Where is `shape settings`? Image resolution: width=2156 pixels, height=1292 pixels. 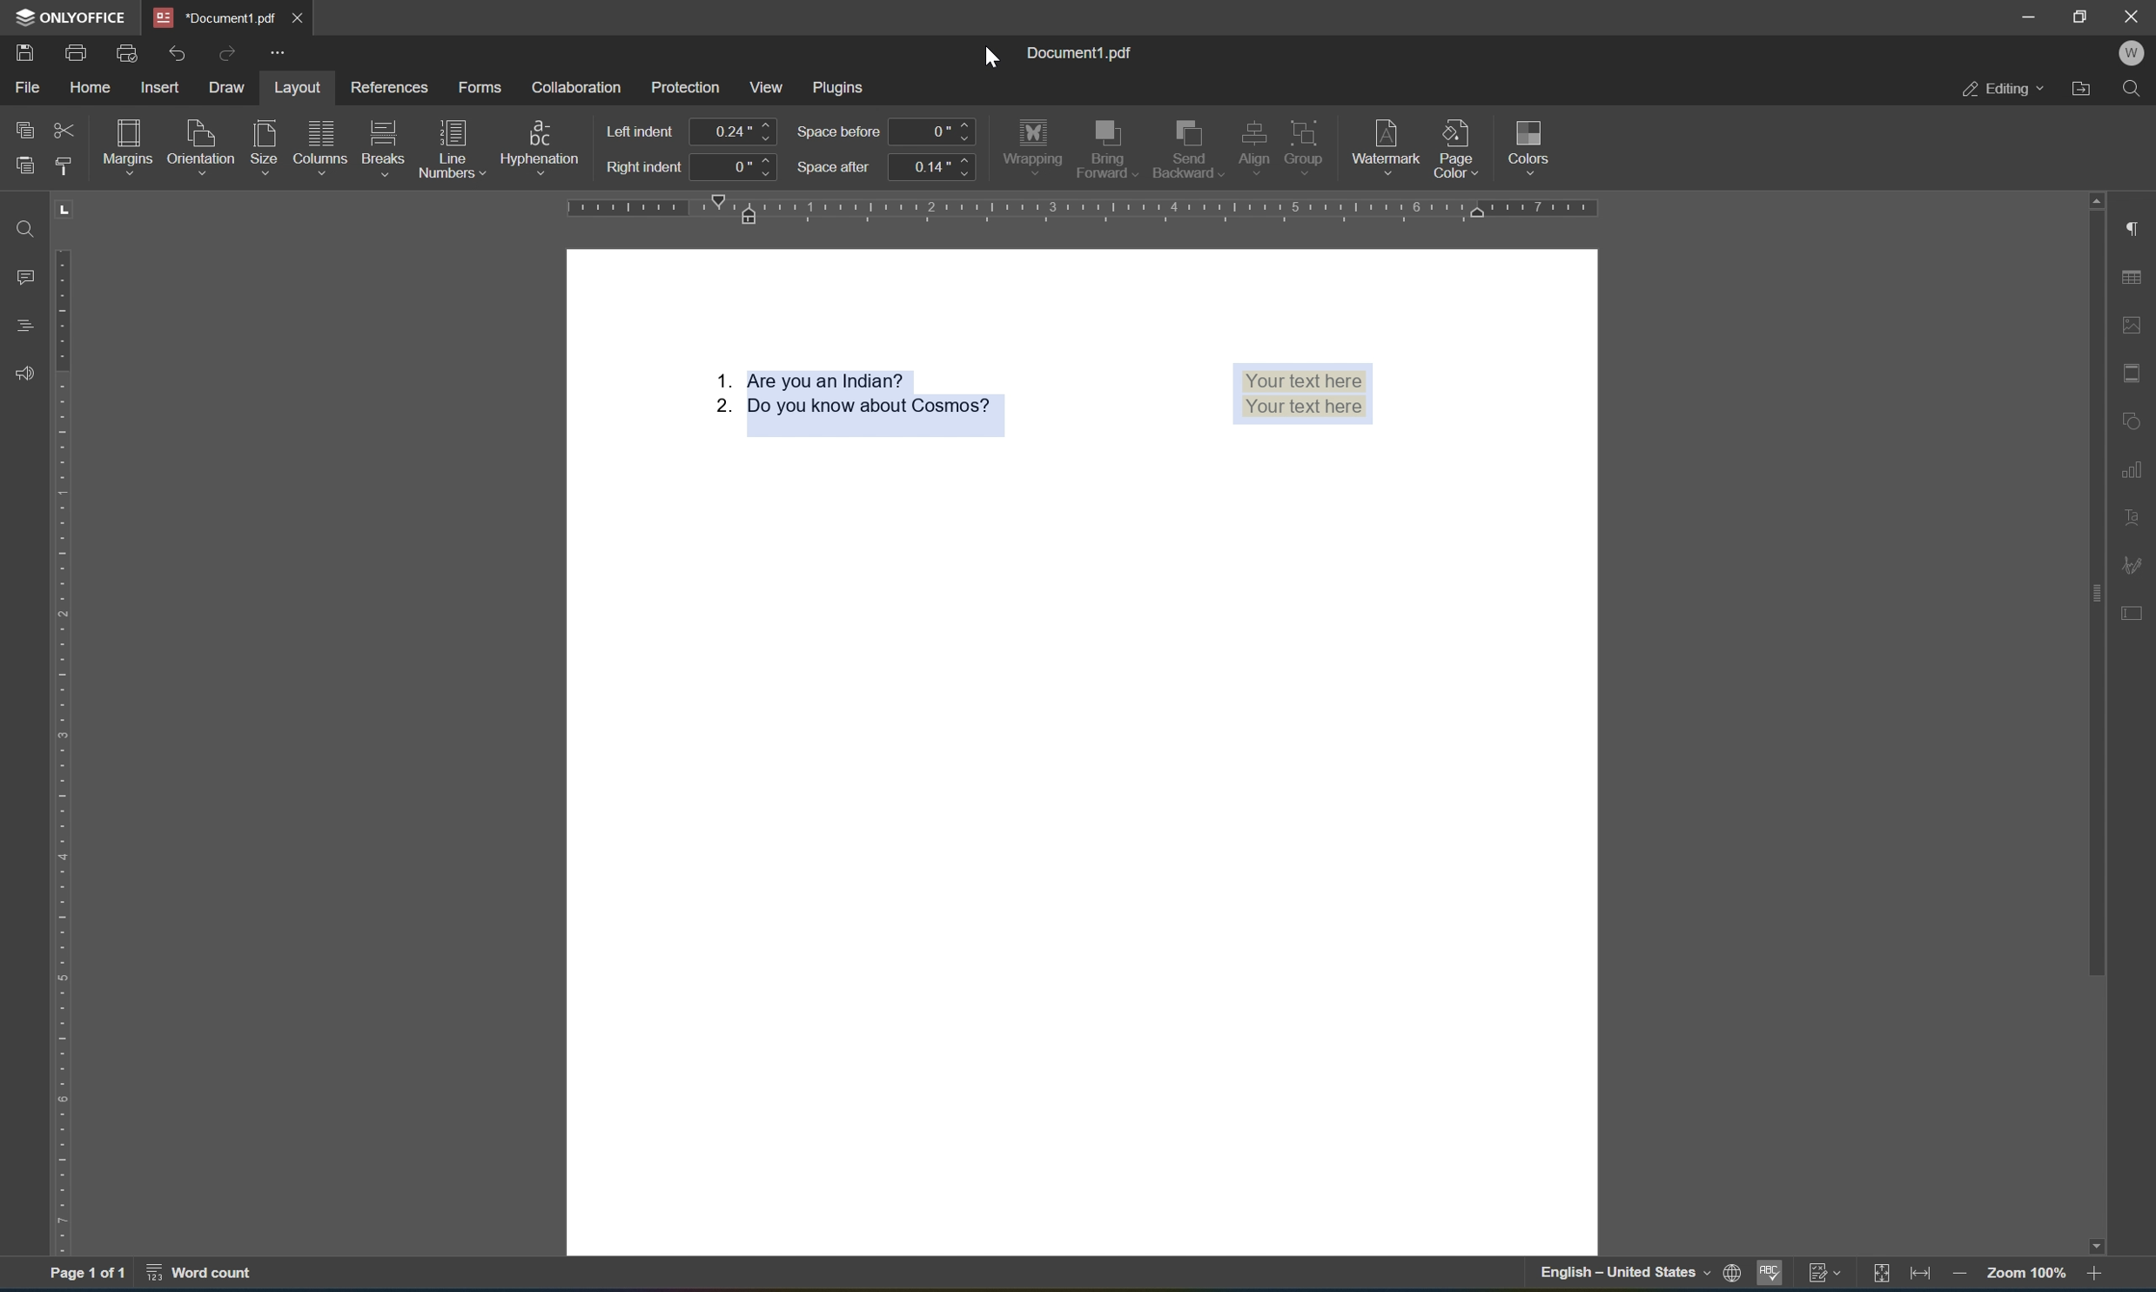 shape settings is located at coordinates (2139, 414).